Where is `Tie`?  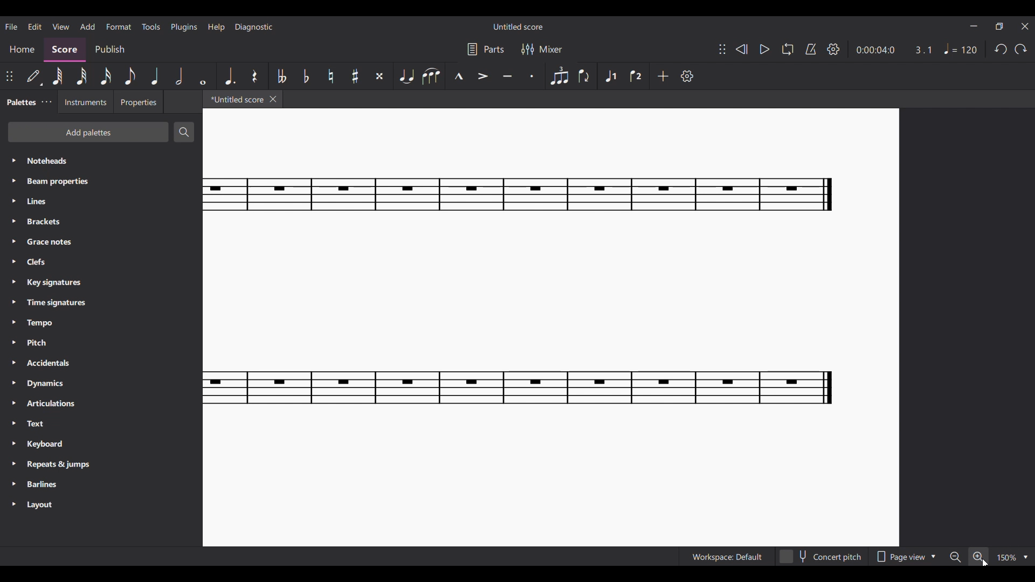
Tie is located at coordinates (406, 76).